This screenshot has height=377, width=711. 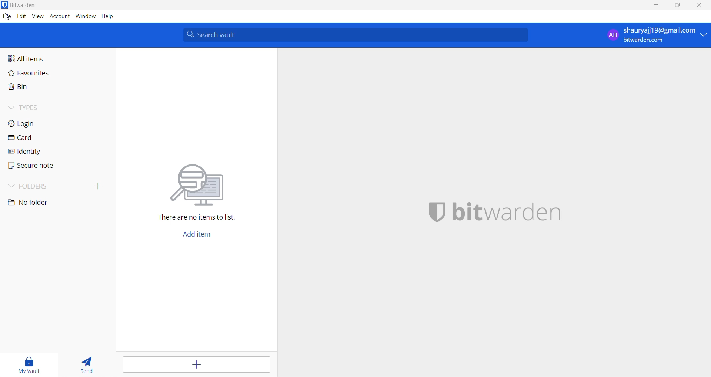 I want to click on add entry, so click(x=200, y=365).